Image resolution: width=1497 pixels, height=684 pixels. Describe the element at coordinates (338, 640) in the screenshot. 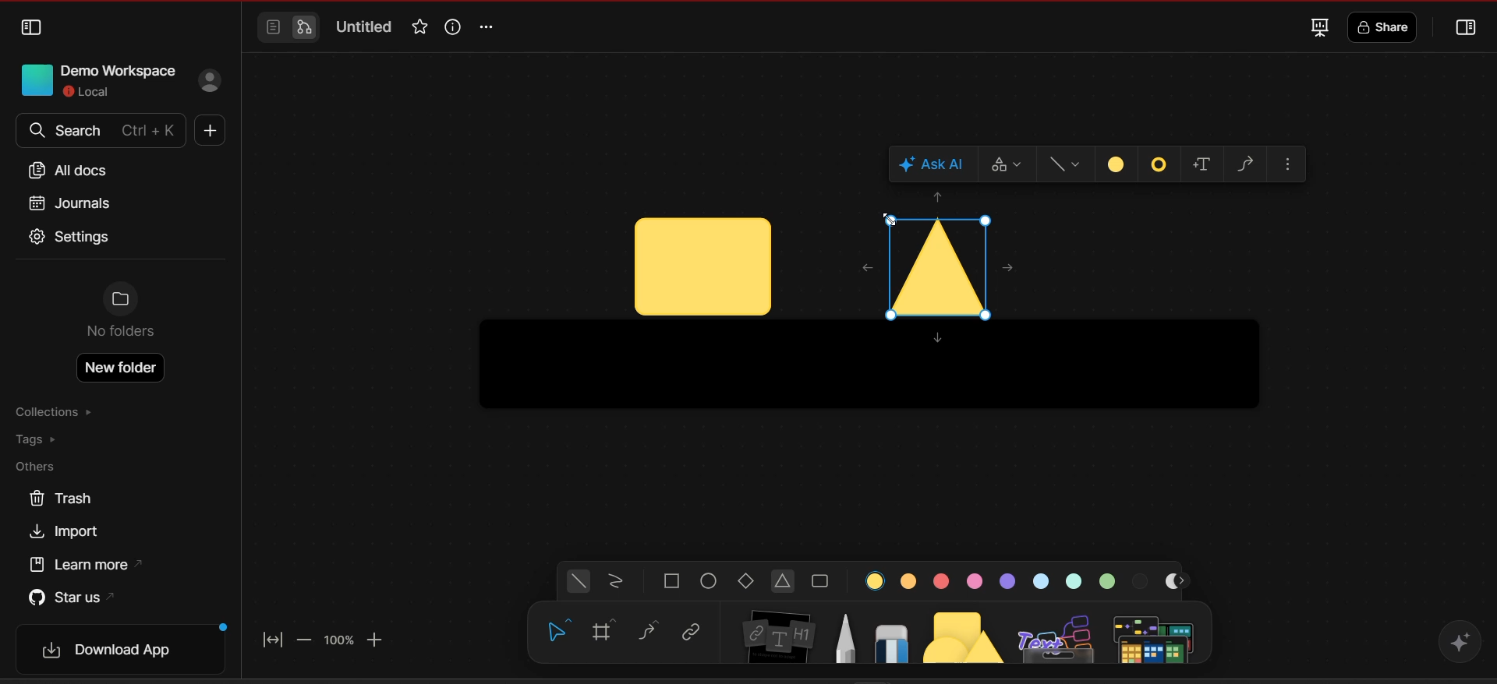

I see `zoom factor` at that location.